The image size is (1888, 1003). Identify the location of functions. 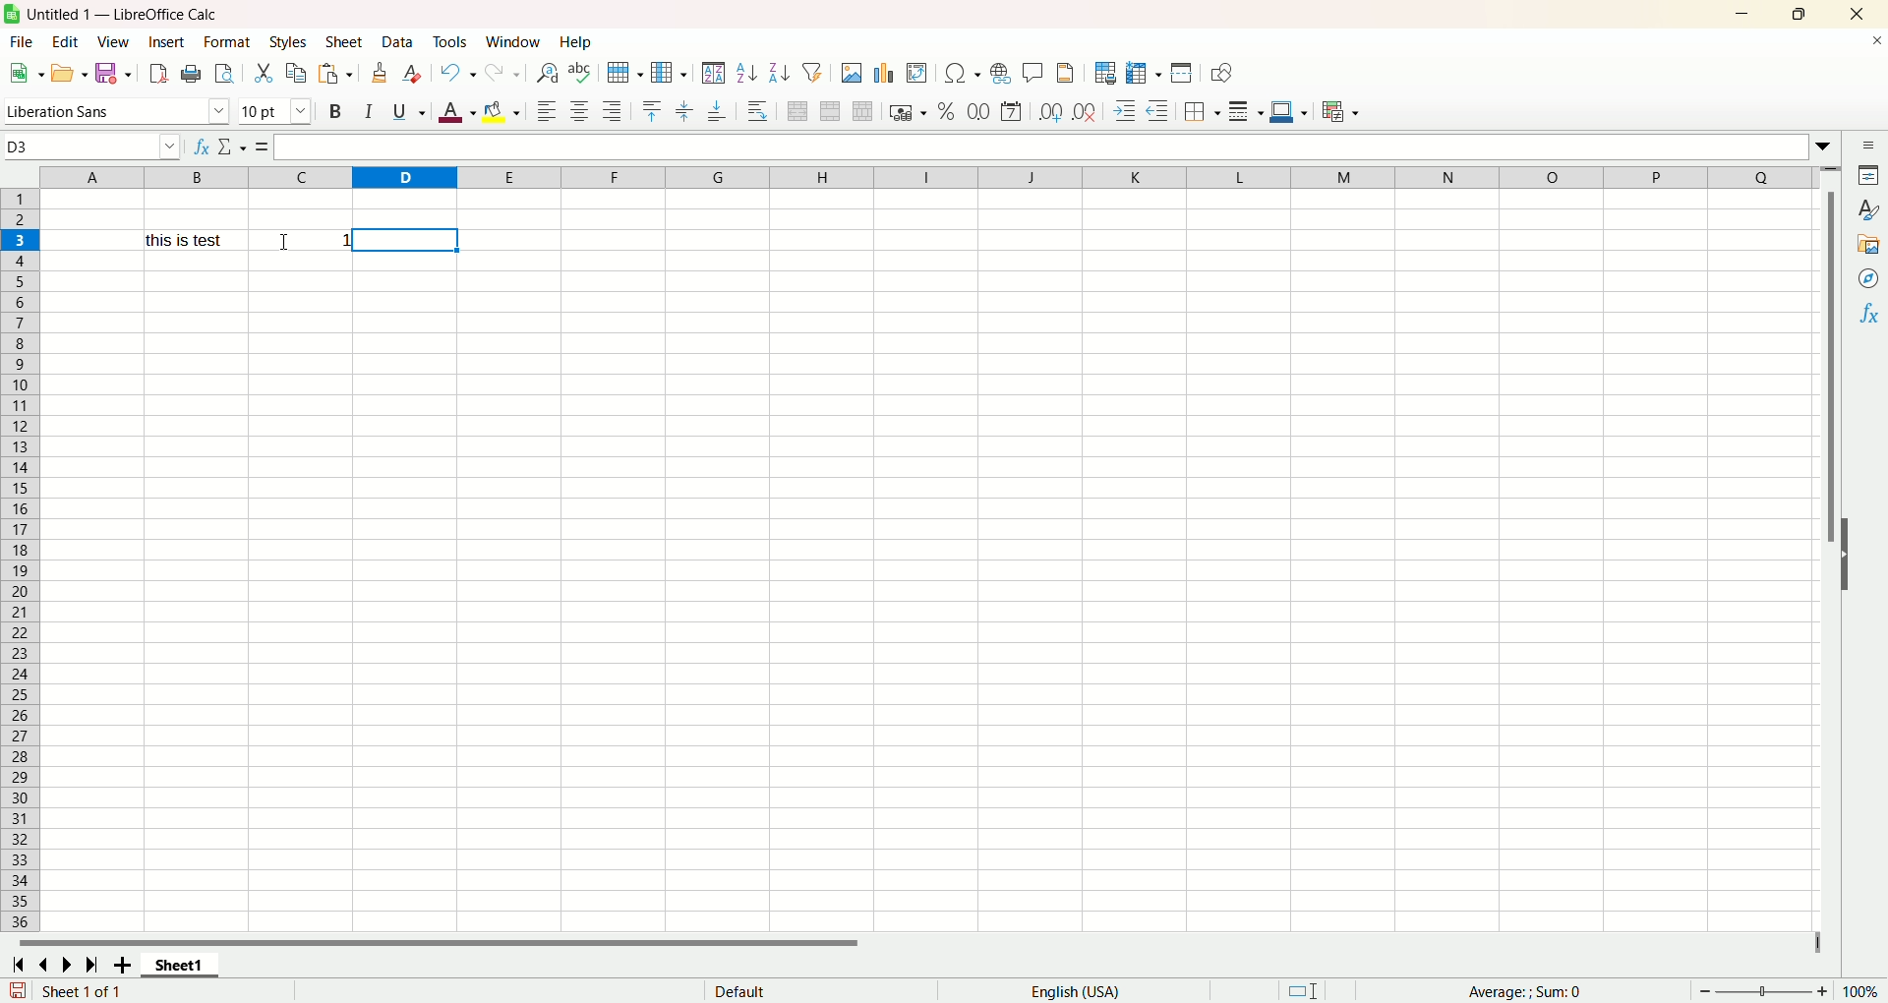
(1515, 989).